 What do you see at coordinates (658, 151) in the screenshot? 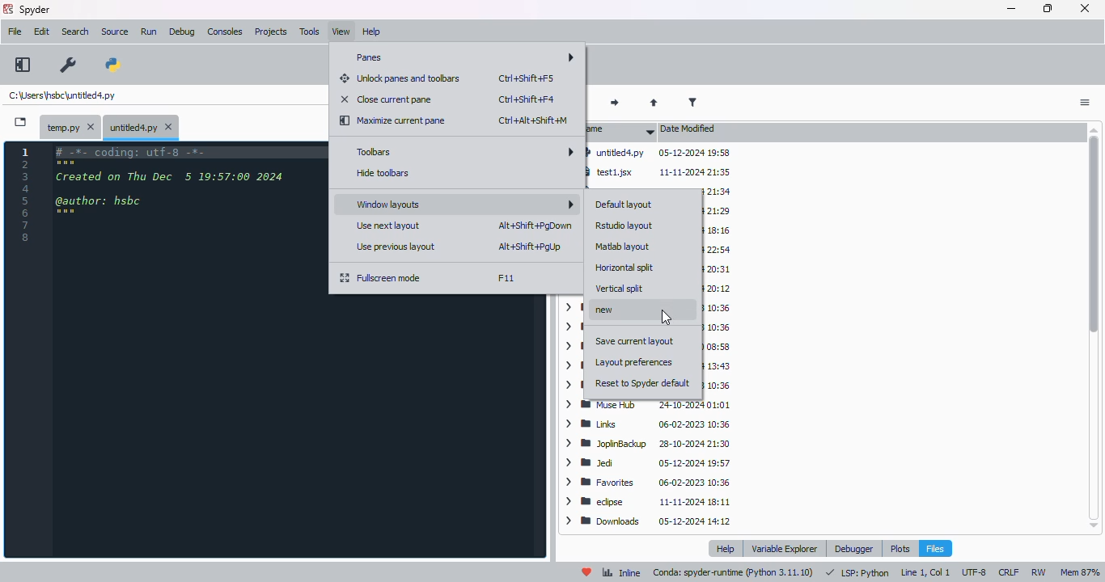
I see `untitled4.py` at bounding box center [658, 151].